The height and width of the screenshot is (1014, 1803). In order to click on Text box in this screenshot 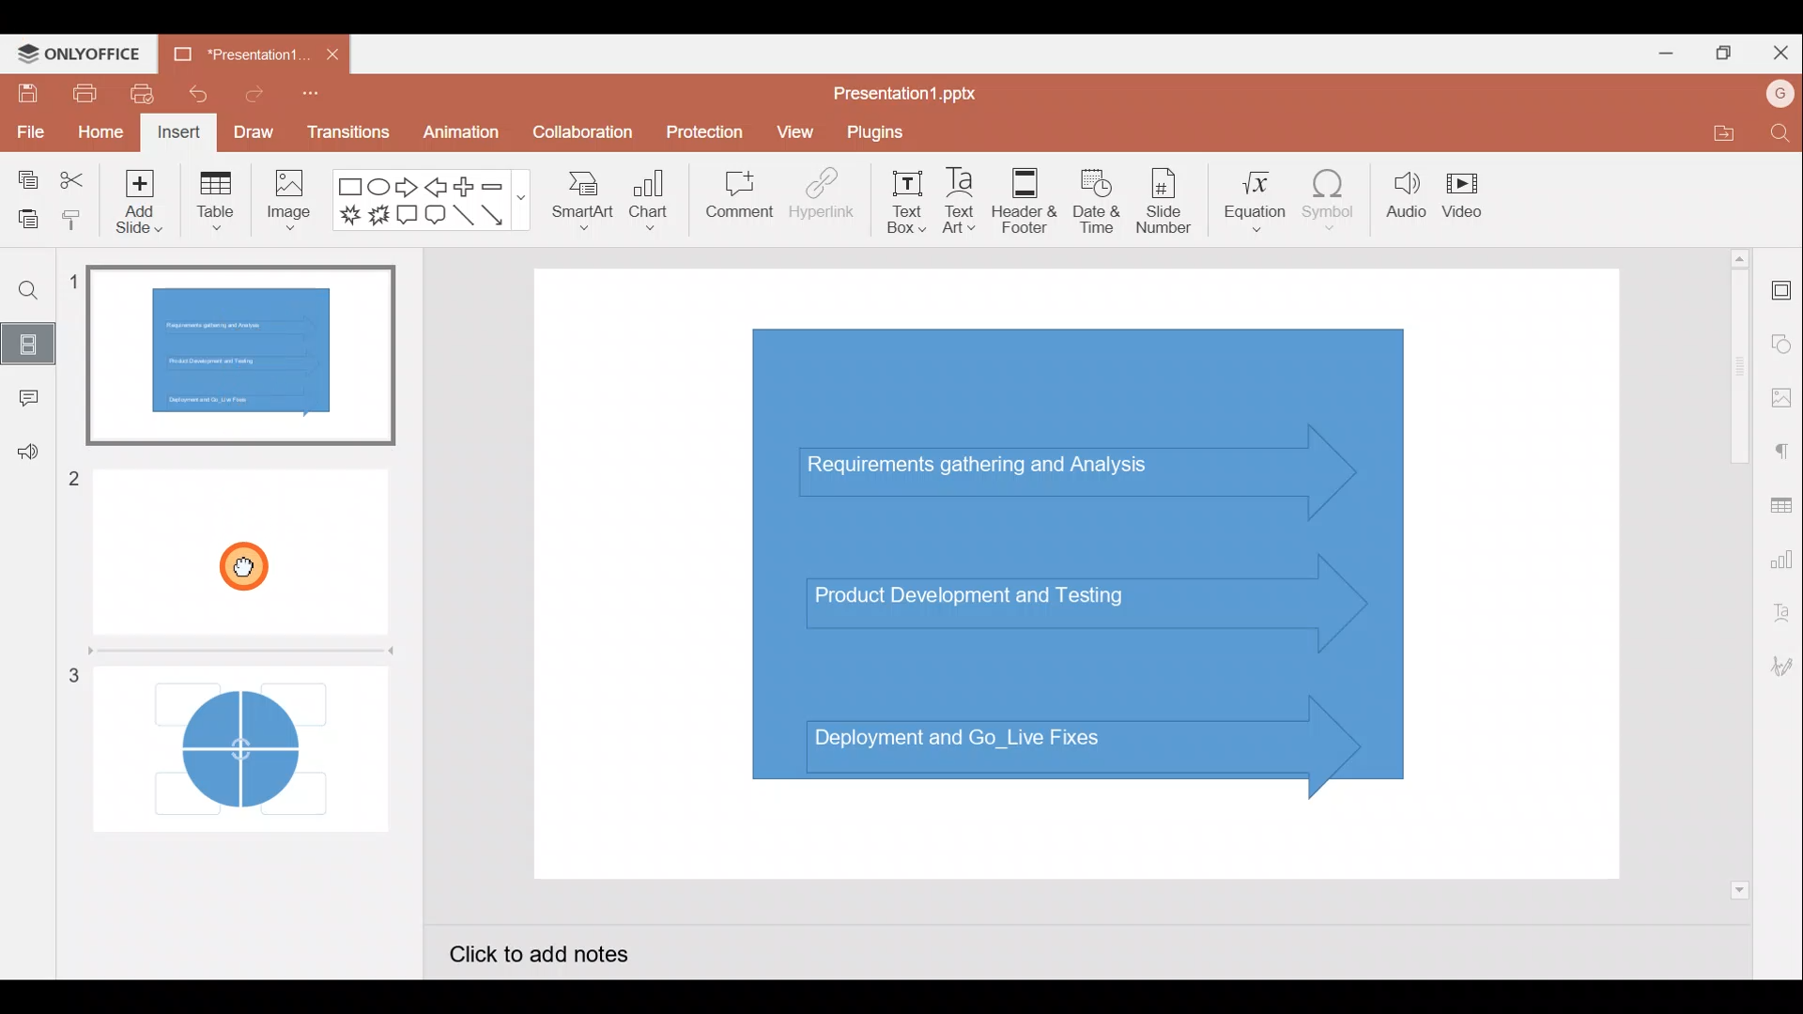, I will do `click(901, 202)`.